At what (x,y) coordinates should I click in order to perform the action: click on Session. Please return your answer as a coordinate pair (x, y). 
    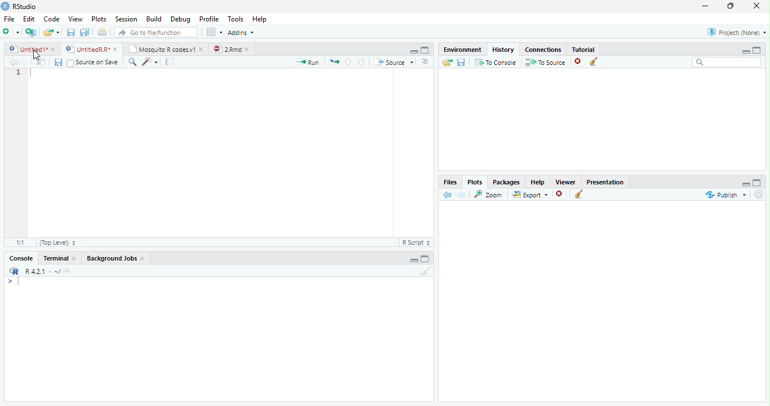
    Looking at the image, I should click on (125, 19).